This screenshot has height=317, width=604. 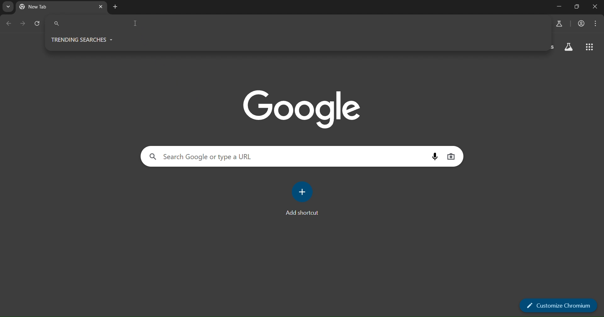 I want to click on go forward one page, so click(x=23, y=23).